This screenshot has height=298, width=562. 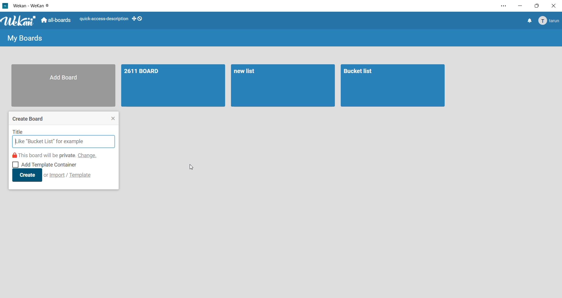 I want to click on cursor, so click(x=193, y=167).